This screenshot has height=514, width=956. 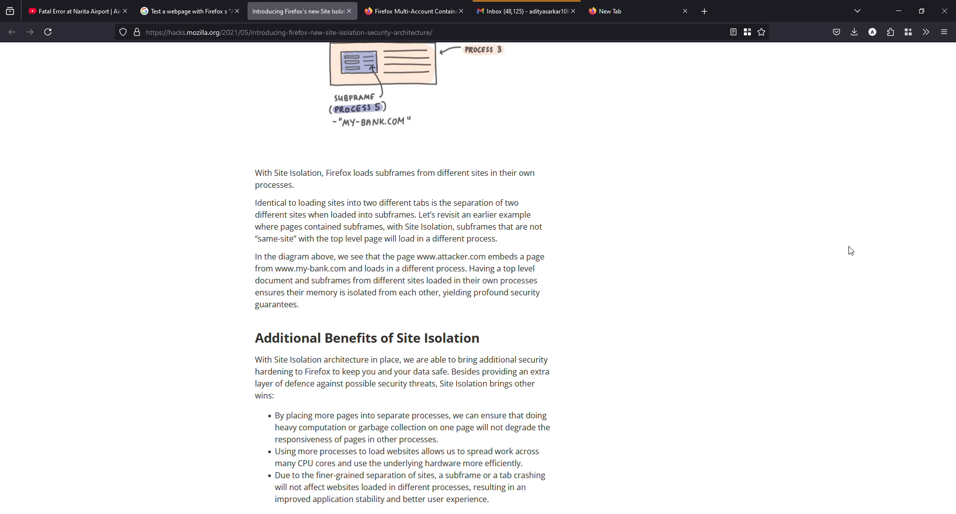 What do you see at coordinates (352, 10) in the screenshot?
I see `close` at bounding box center [352, 10].